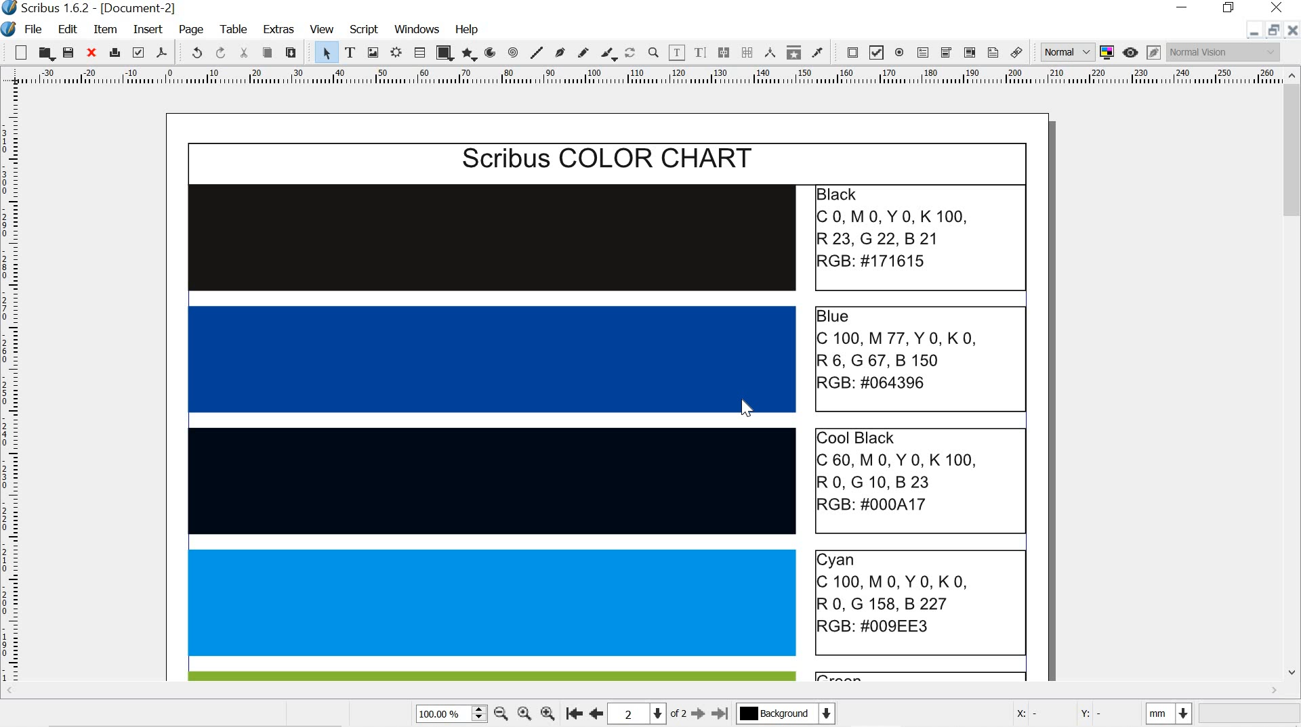 The image size is (1301, 727). Describe the element at coordinates (492, 359) in the screenshot. I see `Blue` at that location.